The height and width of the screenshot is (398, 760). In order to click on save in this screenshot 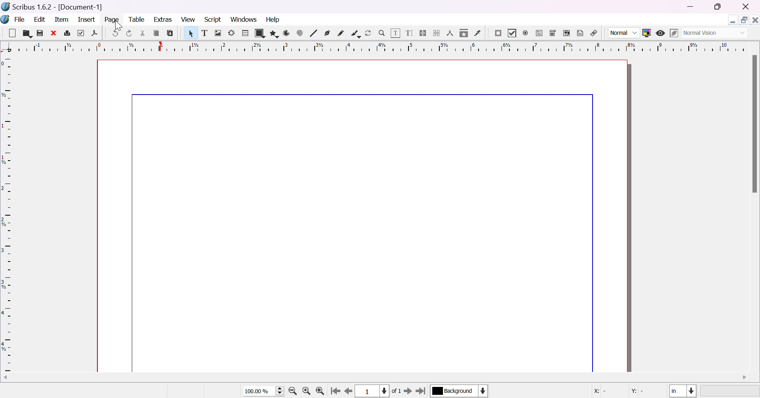, I will do `click(39, 34)`.